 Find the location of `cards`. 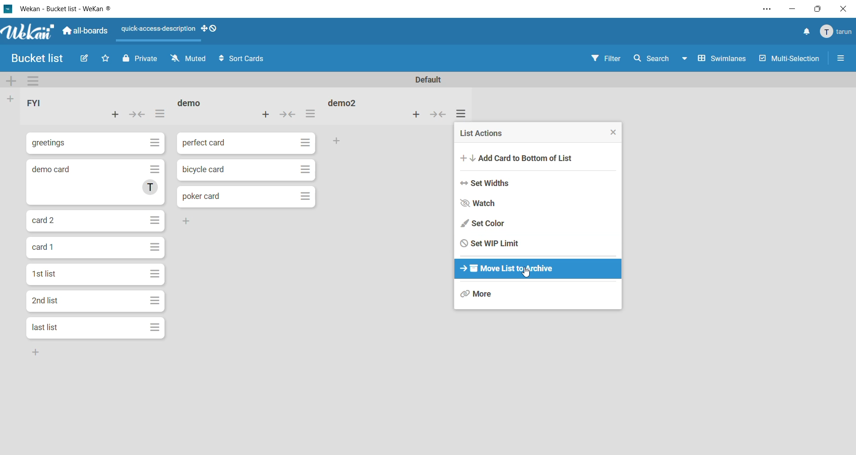

cards is located at coordinates (94, 144).